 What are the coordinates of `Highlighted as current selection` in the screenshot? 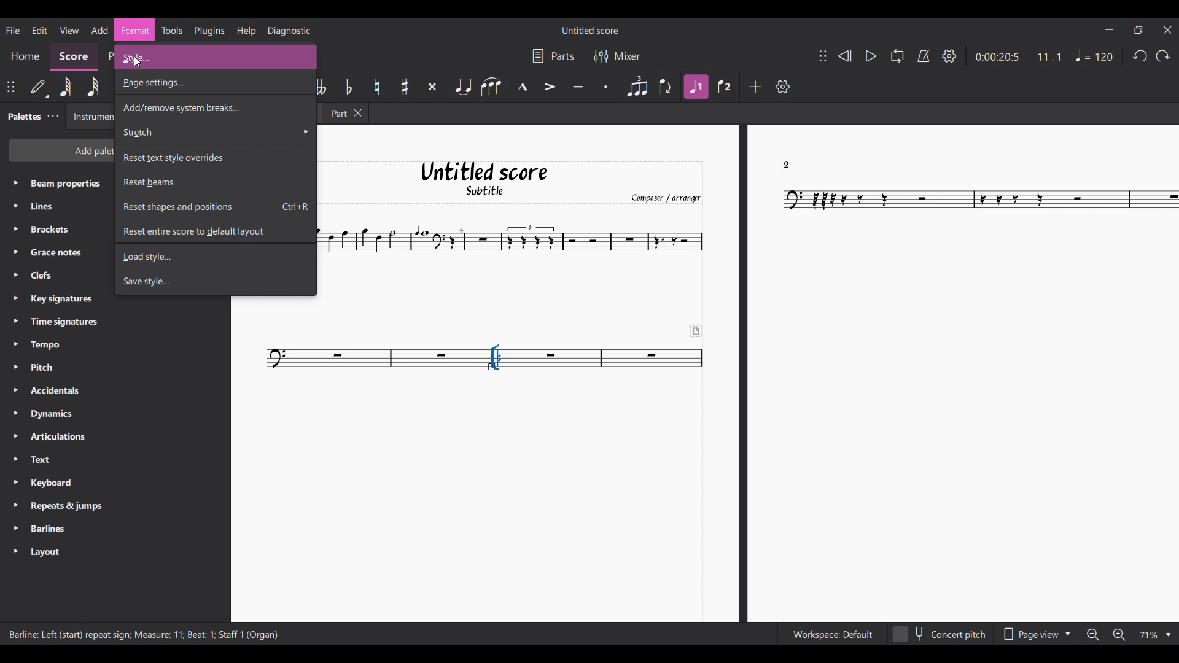 It's located at (134, 30).